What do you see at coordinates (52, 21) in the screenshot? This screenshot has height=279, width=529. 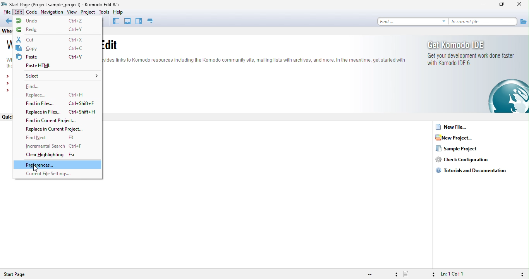 I see `undo` at bounding box center [52, 21].